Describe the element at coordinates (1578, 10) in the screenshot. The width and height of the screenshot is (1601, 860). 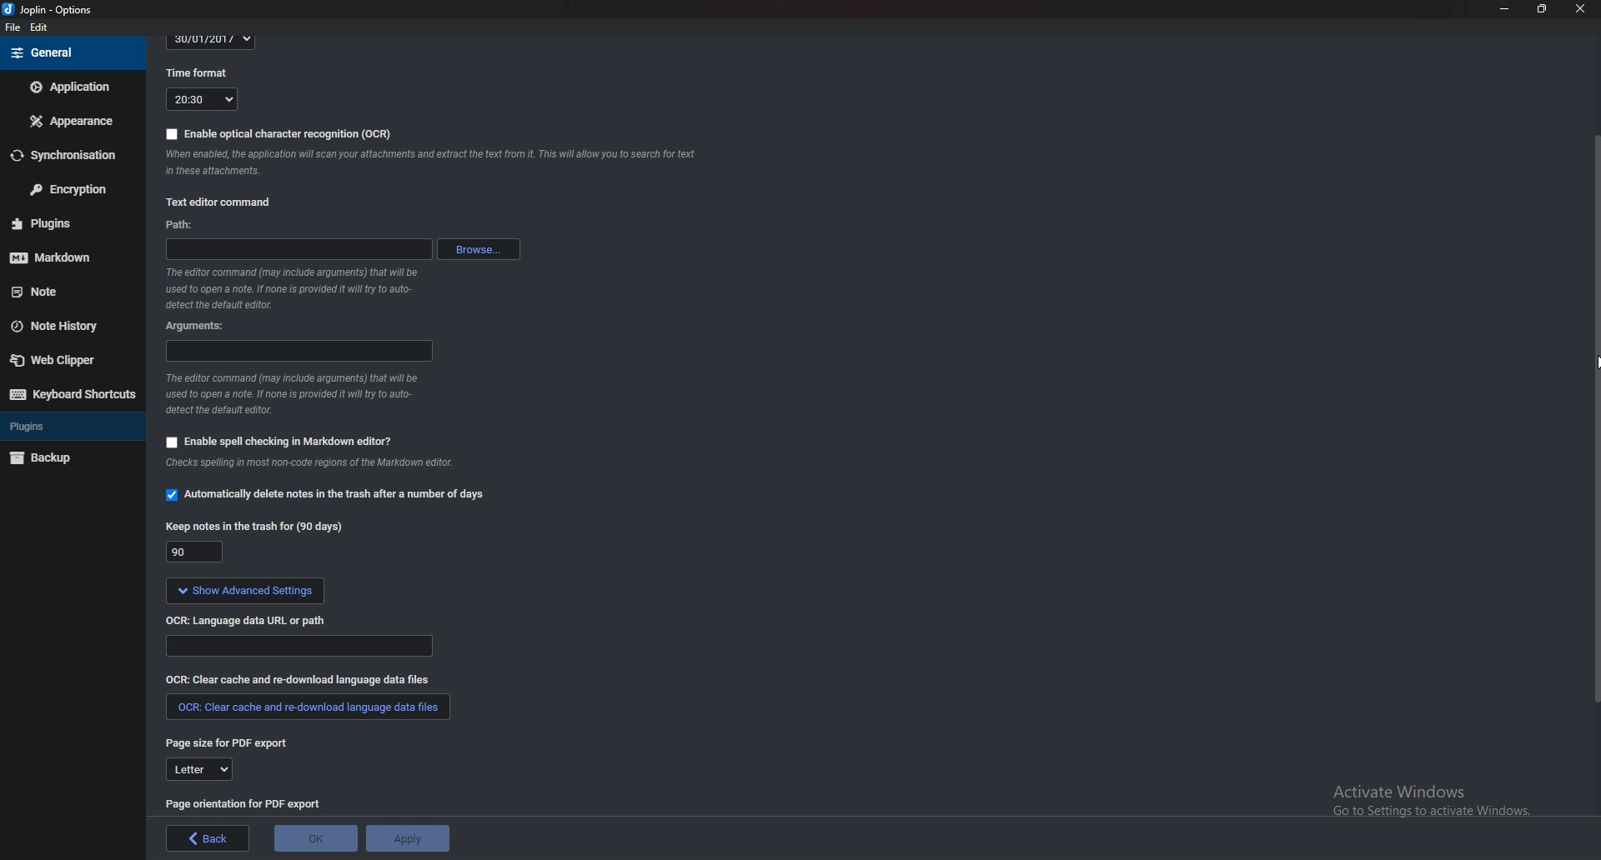
I see `close` at that location.